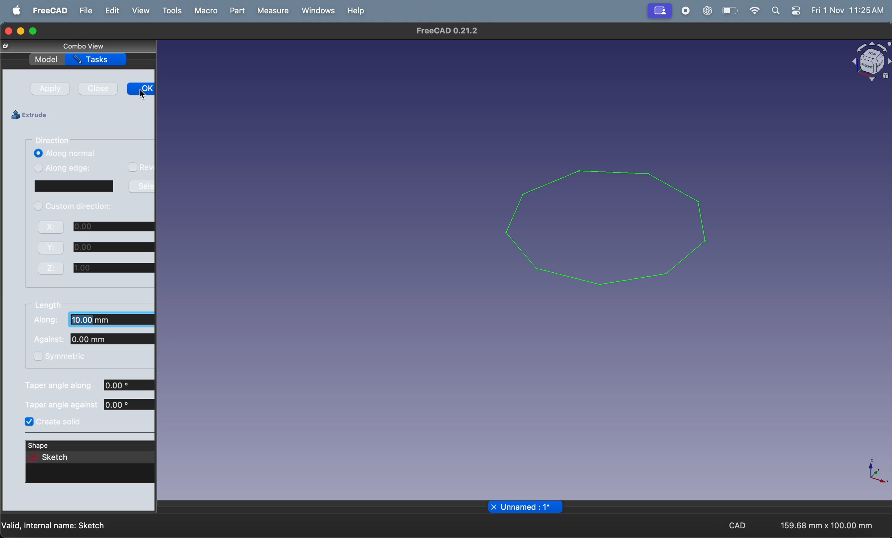 This screenshot has height=538, width=892. What do you see at coordinates (86, 46) in the screenshot?
I see `combo view` at bounding box center [86, 46].